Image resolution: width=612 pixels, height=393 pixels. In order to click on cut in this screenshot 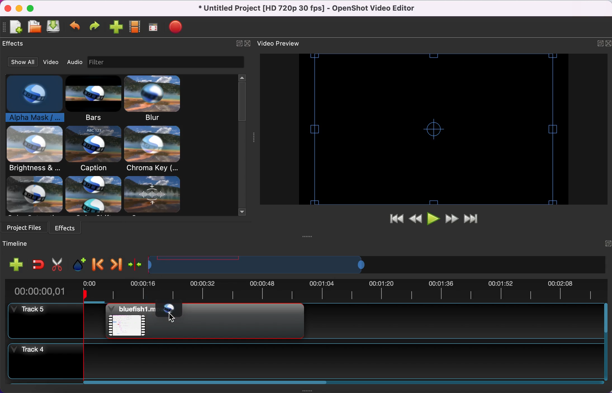, I will do `click(57, 264)`.